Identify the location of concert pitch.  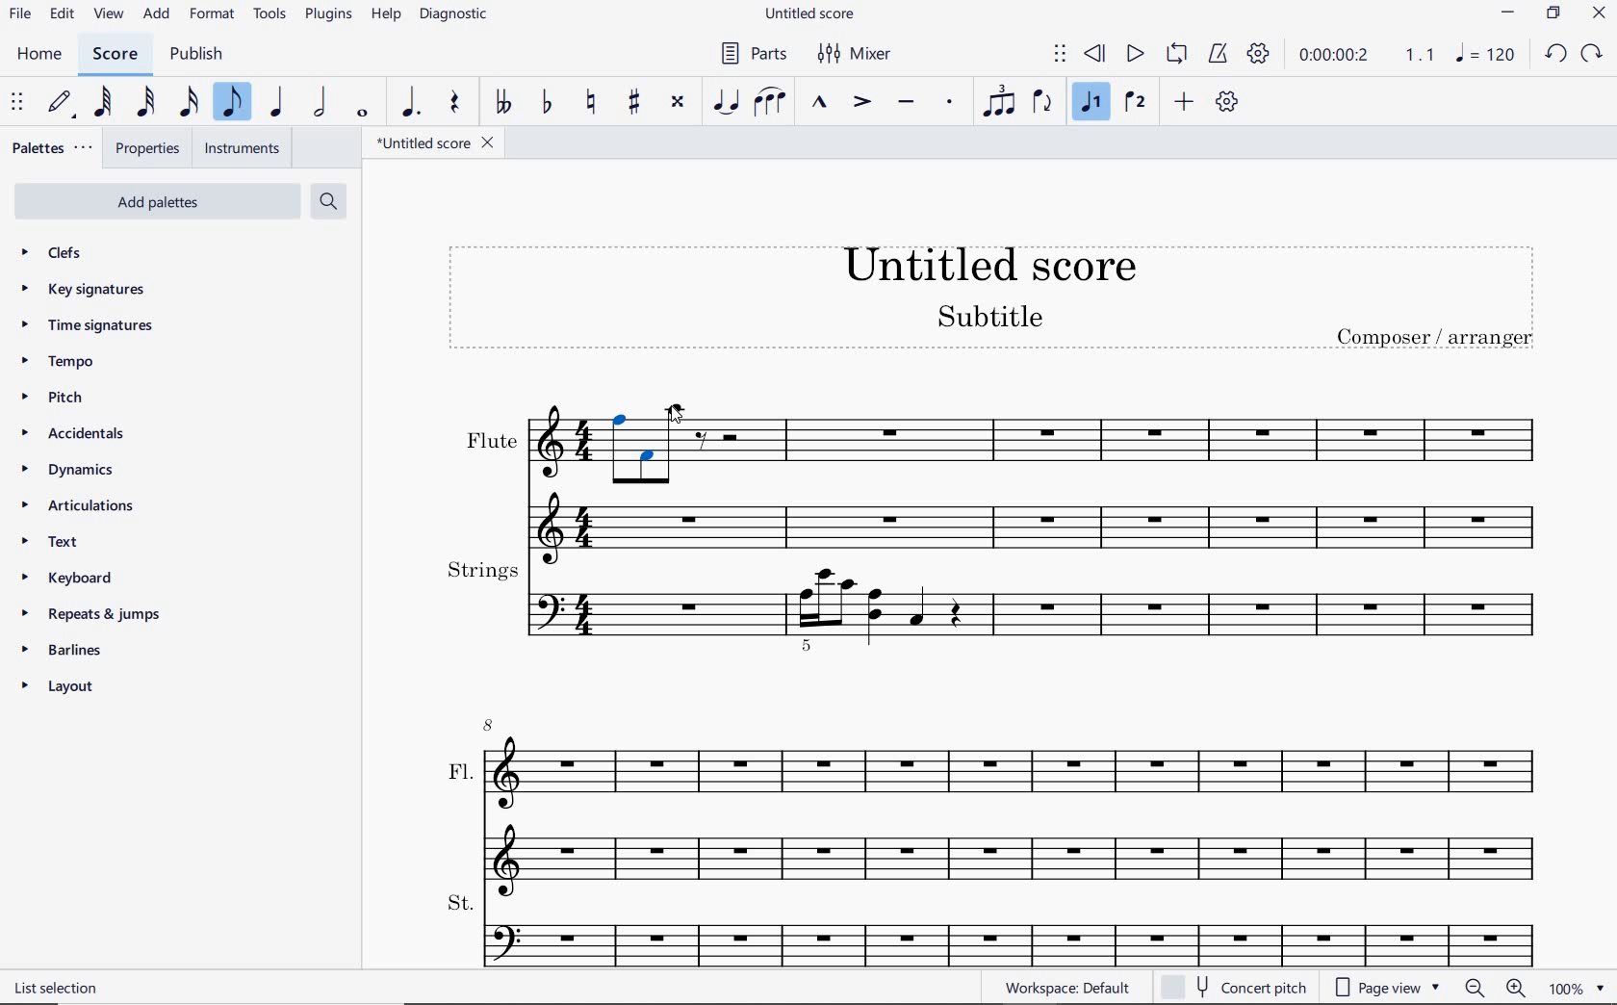
(1236, 985).